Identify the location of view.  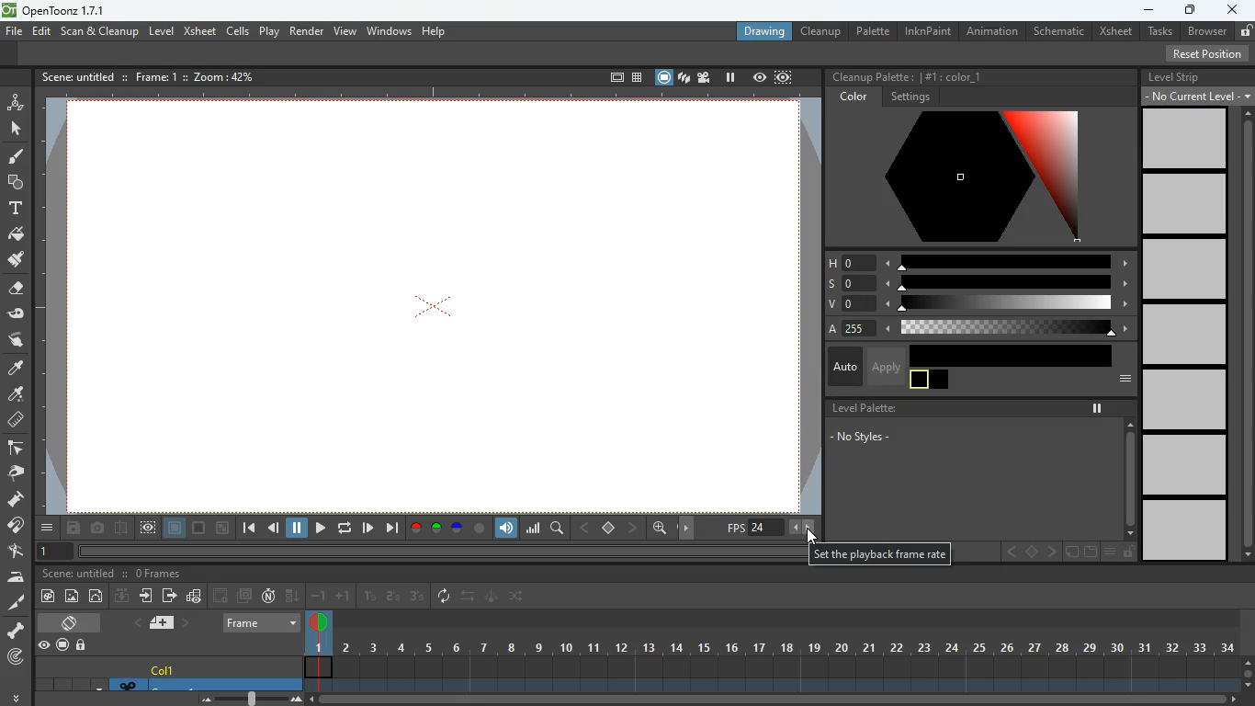
(758, 76).